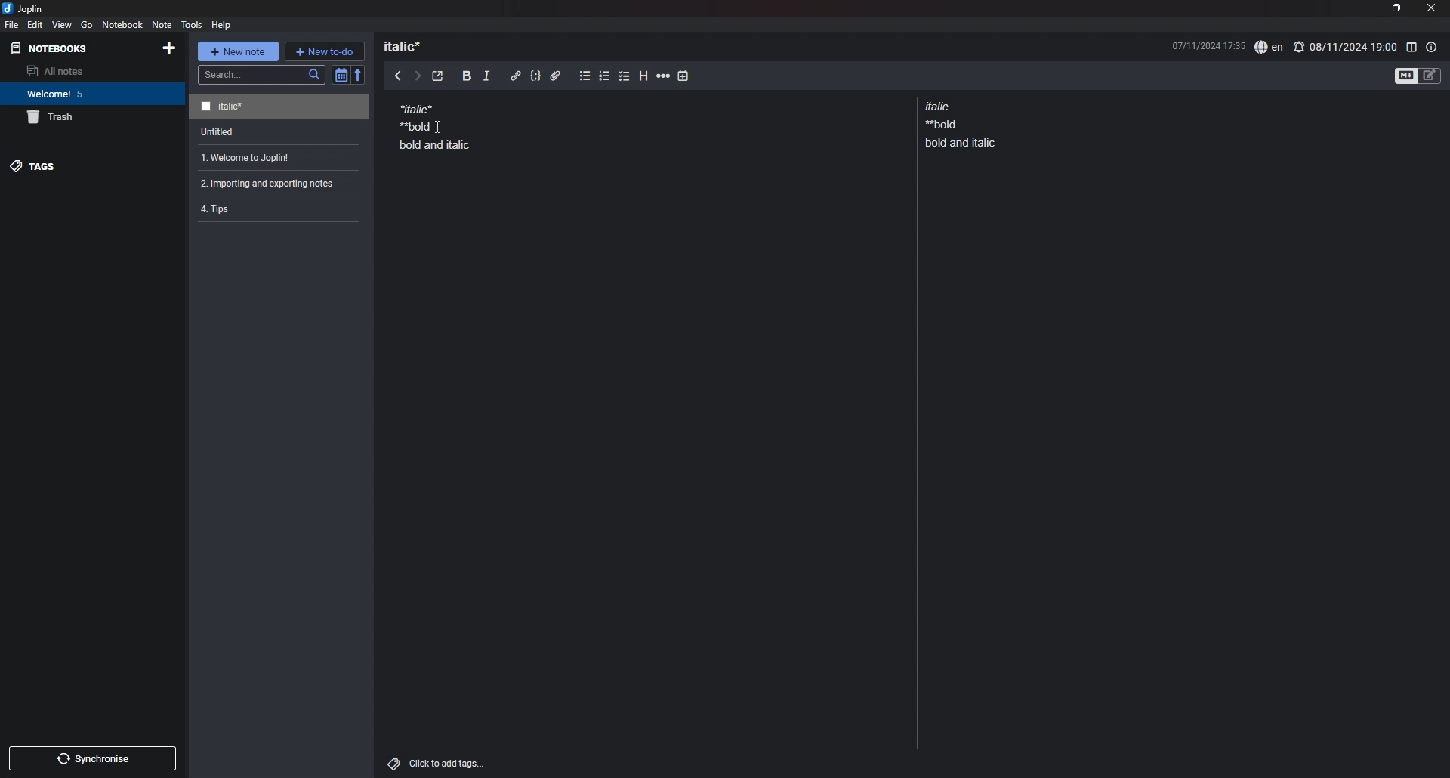 Image resolution: width=1450 pixels, height=778 pixels. I want to click on note, so click(273, 183).